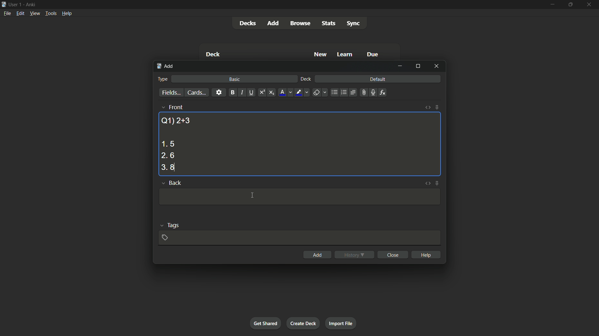  What do you see at coordinates (300, 23) in the screenshot?
I see `browse` at bounding box center [300, 23].